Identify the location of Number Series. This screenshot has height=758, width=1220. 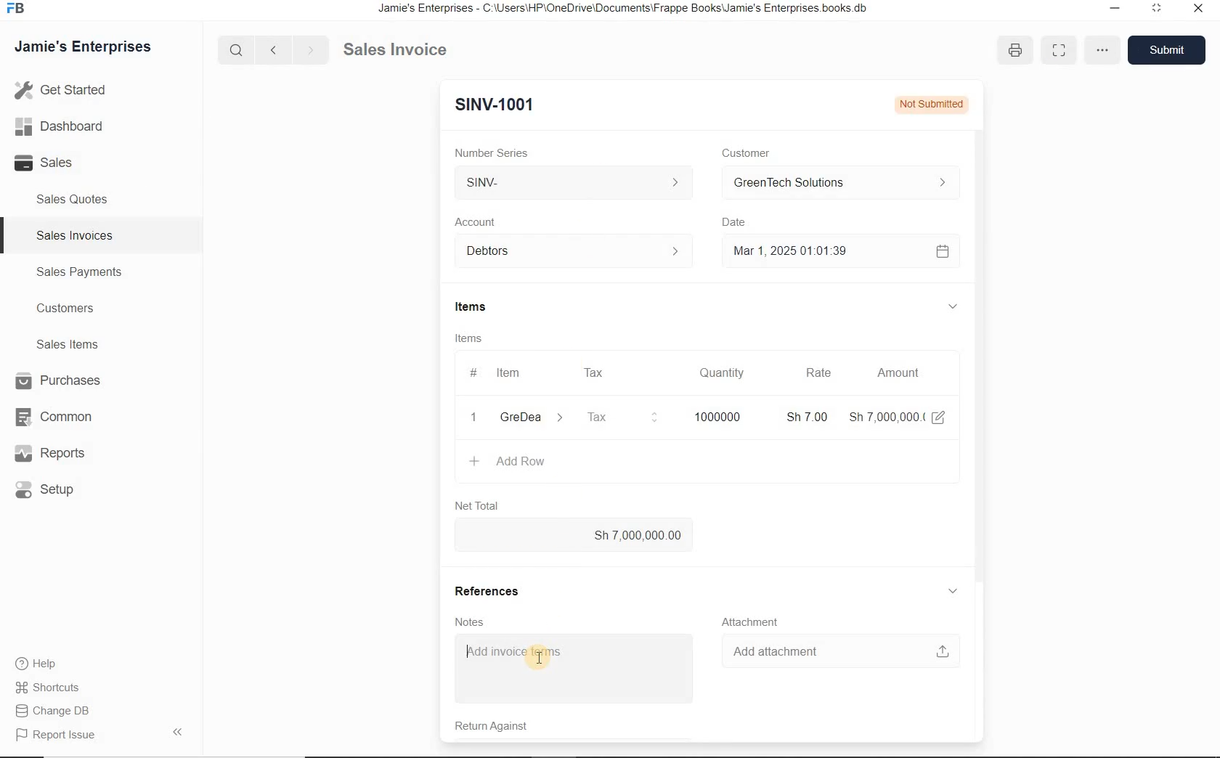
(488, 150).